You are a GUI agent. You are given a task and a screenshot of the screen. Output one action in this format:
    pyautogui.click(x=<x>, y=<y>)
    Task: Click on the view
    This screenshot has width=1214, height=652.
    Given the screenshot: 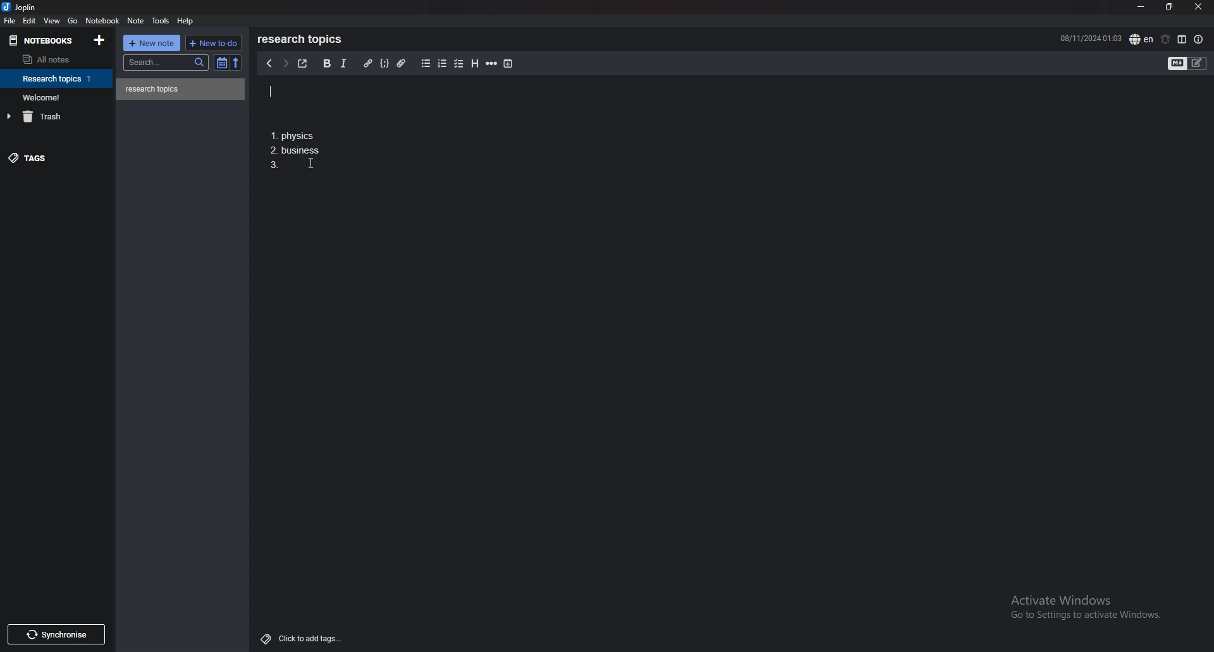 What is the action you would take?
    pyautogui.click(x=52, y=21)
    